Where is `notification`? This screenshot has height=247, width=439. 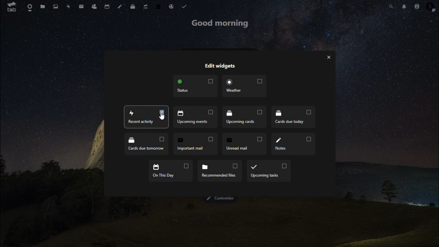
notification is located at coordinates (403, 9).